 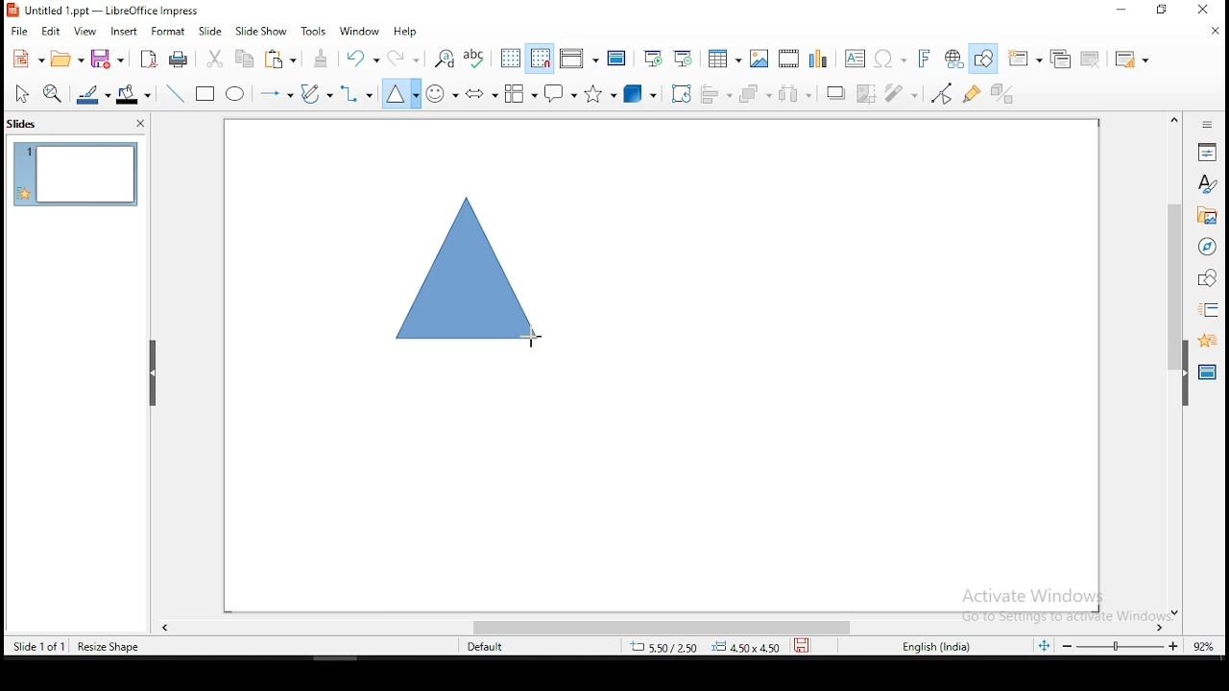 I want to click on new slide, so click(x=1026, y=58).